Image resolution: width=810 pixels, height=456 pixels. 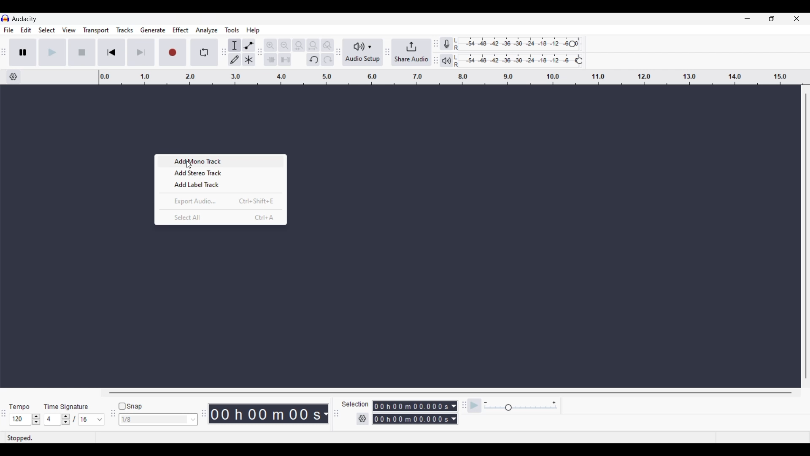 I want to click on Time signature options, so click(x=100, y=420).